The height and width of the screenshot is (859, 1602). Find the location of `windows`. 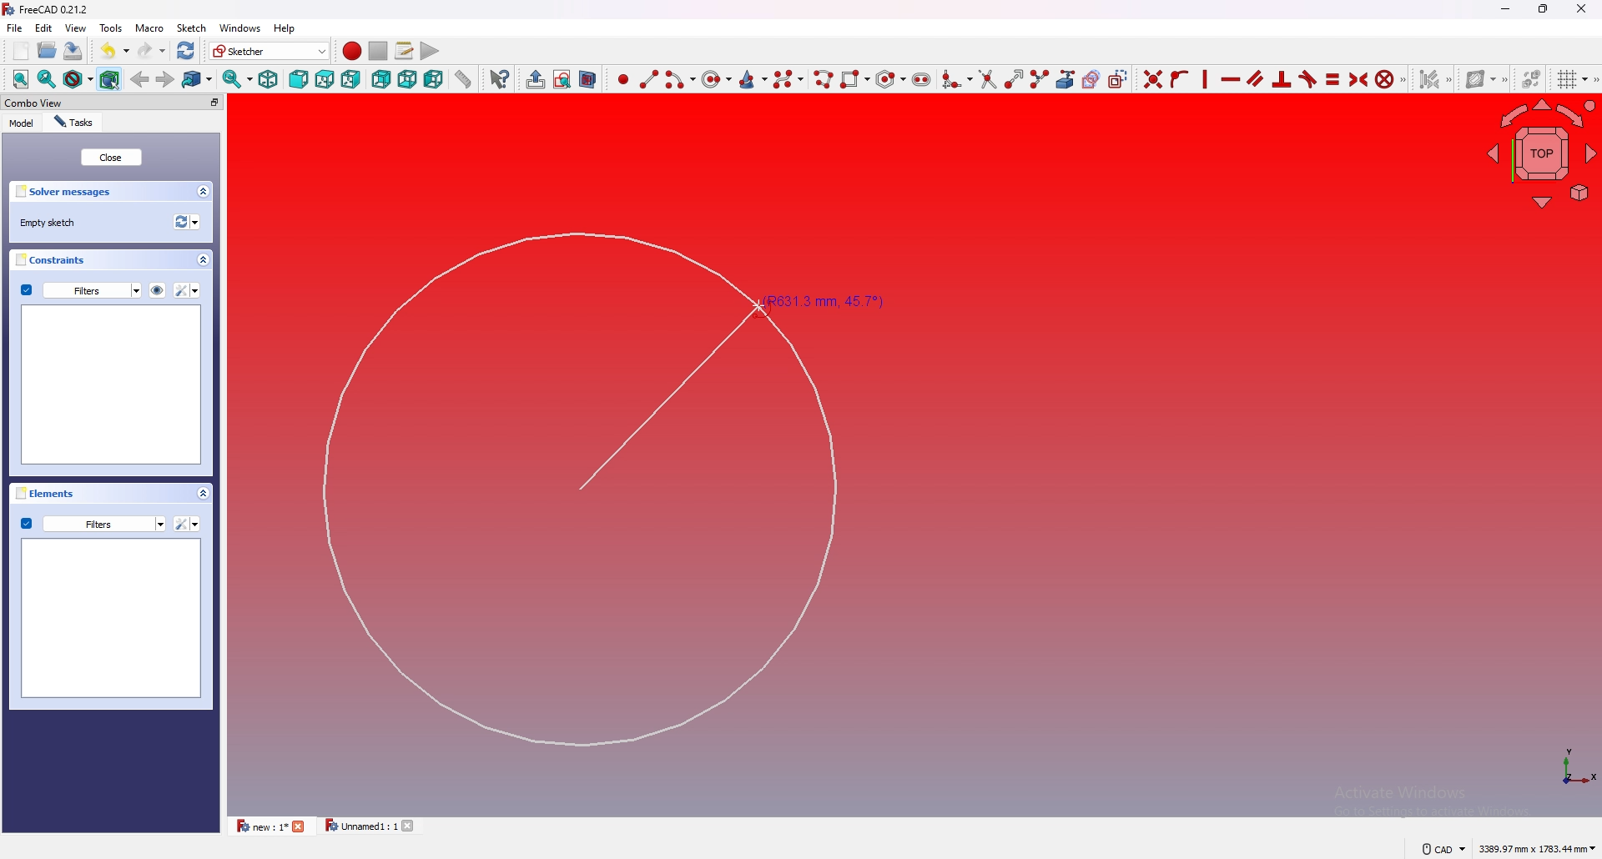

windows is located at coordinates (239, 28).